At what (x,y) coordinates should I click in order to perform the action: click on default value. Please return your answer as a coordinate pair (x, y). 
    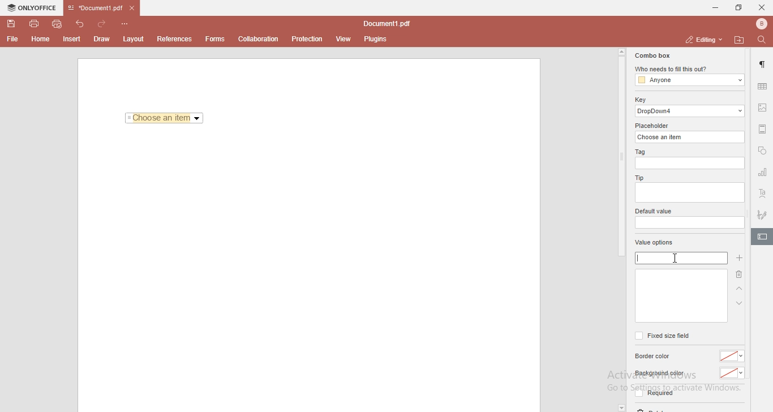
    Looking at the image, I should click on (655, 212).